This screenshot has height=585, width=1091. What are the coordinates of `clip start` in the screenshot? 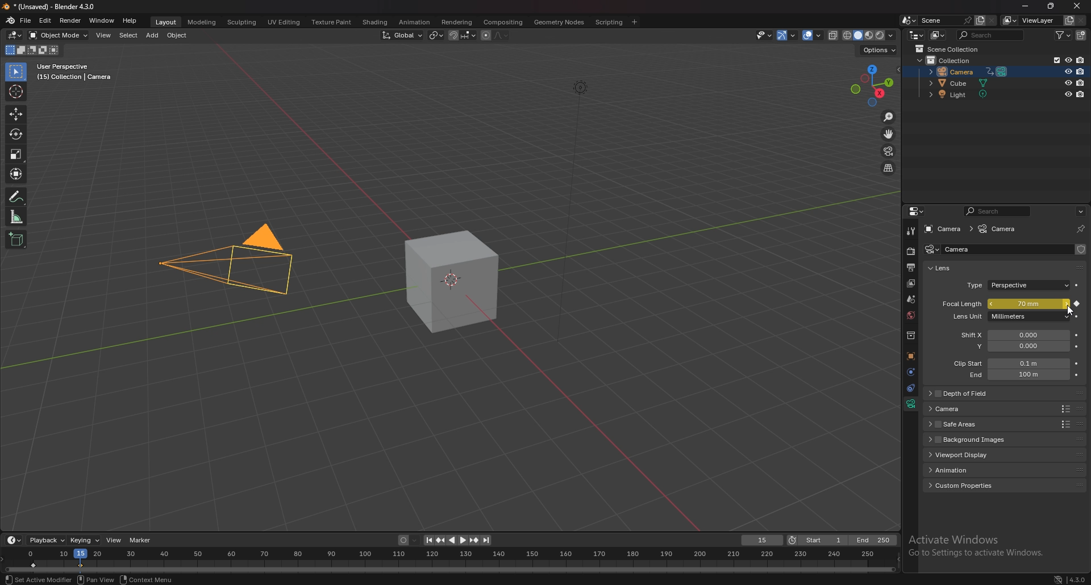 It's located at (1008, 363).